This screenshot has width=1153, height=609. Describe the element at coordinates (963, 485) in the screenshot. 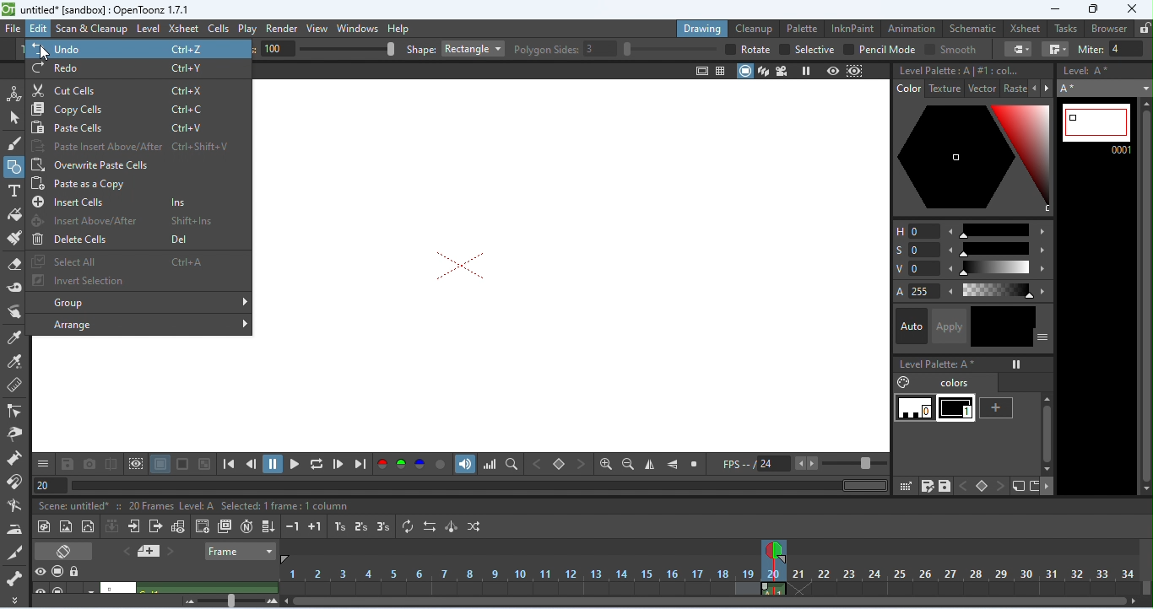

I see `previous key` at that location.